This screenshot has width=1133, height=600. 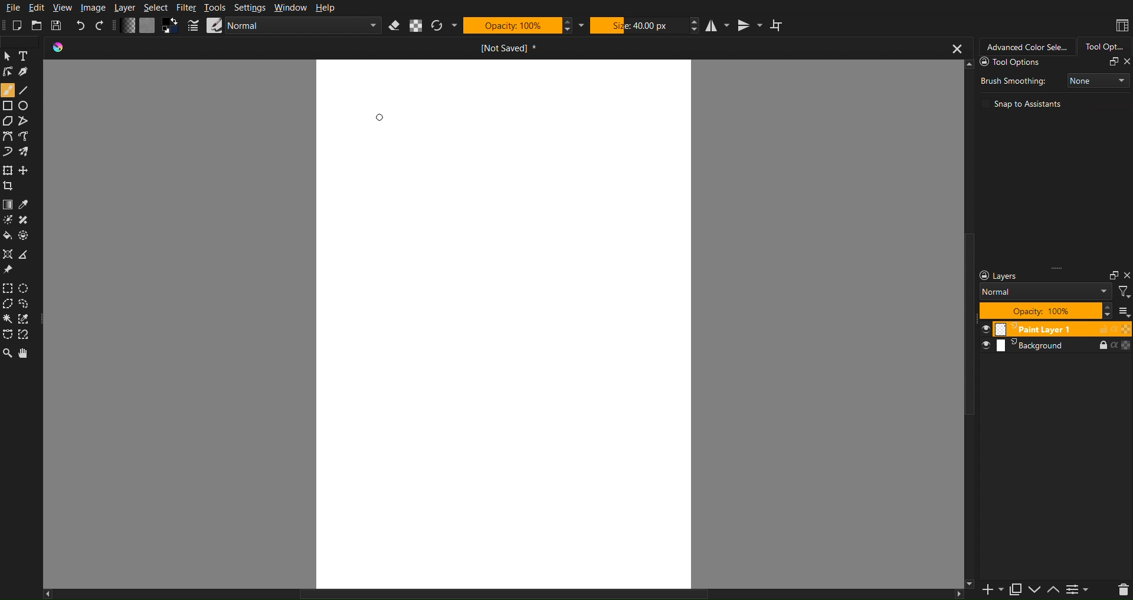 I want to click on Close, so click(x=1126, y=62).